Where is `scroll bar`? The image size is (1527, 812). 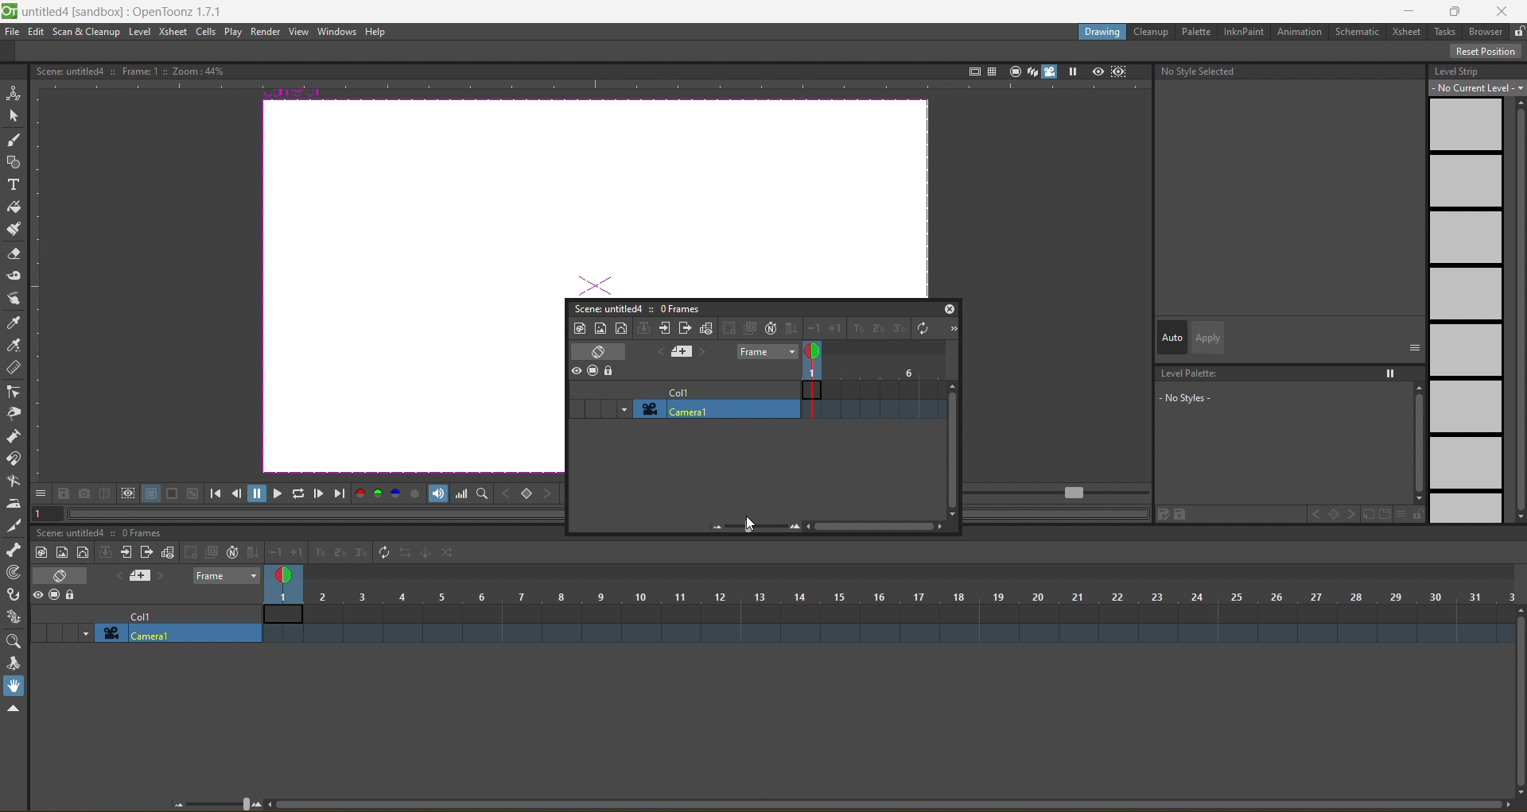 scroll bar is located at coordinates (884, 806).